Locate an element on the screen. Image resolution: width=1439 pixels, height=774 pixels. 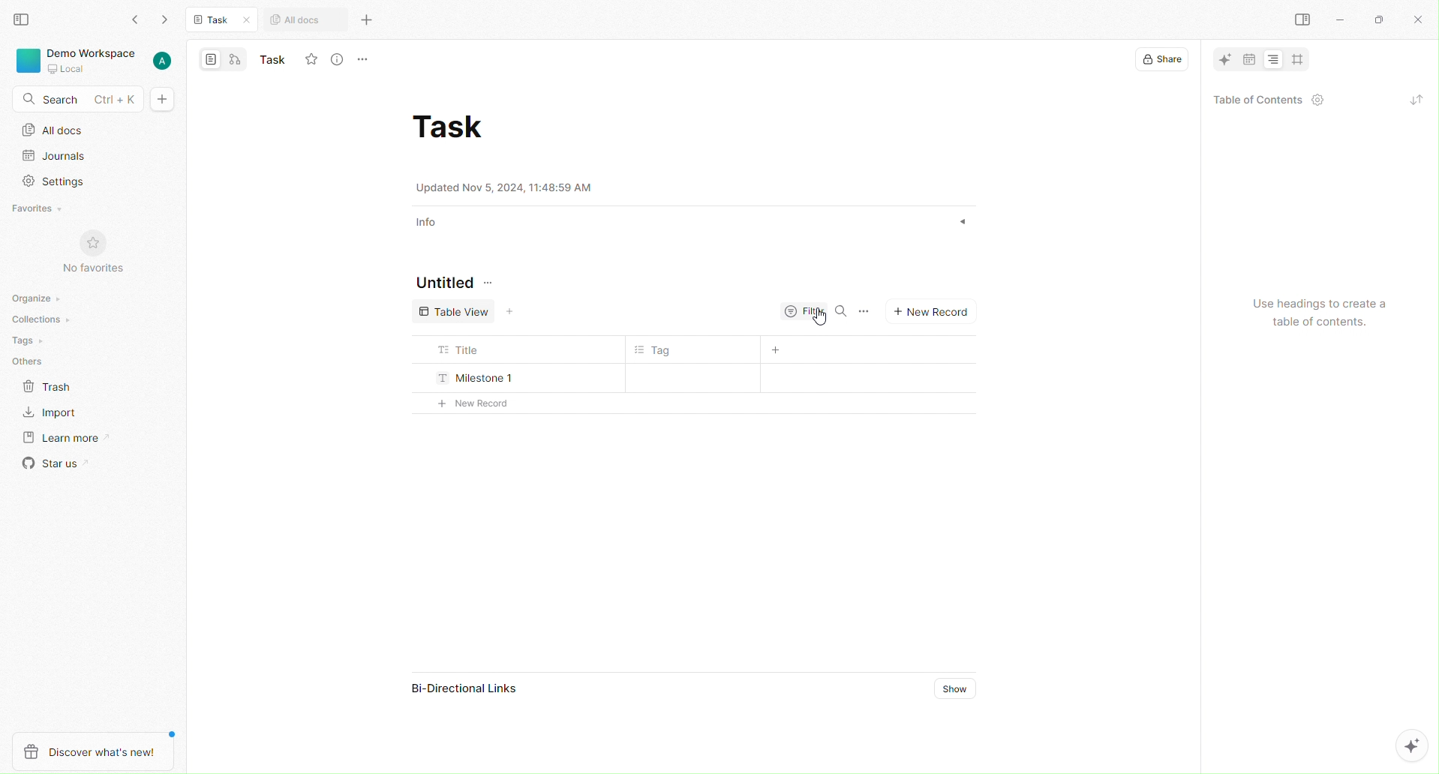
Alignment is located at coordinates (1273, 59).